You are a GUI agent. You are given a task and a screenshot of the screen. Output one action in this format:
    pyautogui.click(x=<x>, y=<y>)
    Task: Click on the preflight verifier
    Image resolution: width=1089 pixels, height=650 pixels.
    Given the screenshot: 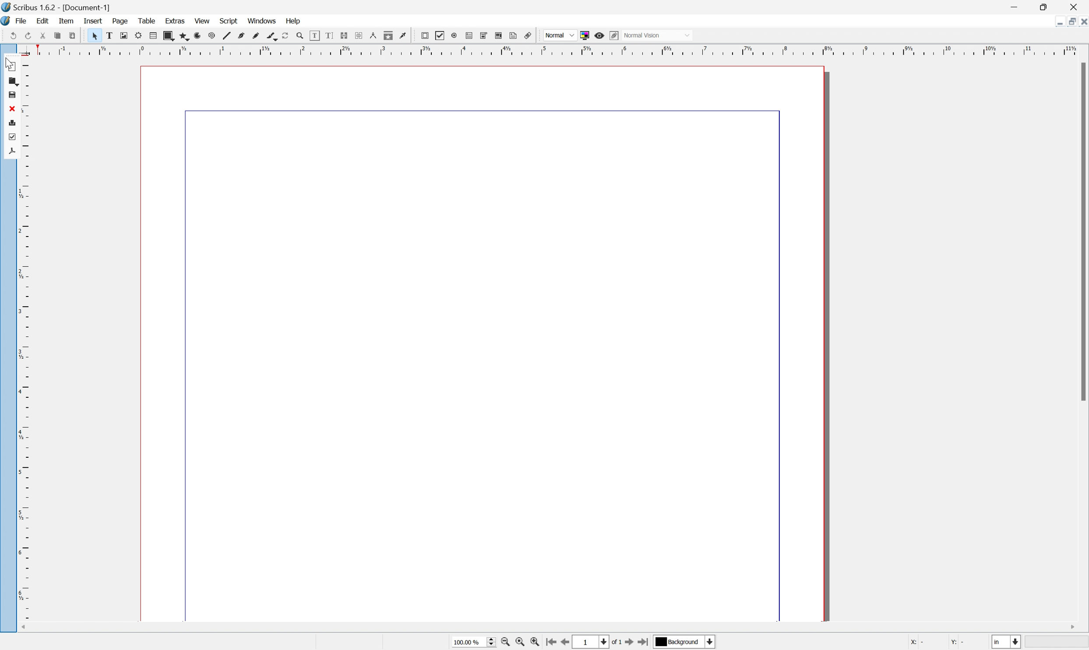 What is the action you would take?
    pyautogui.click(x=94, y=35)
    